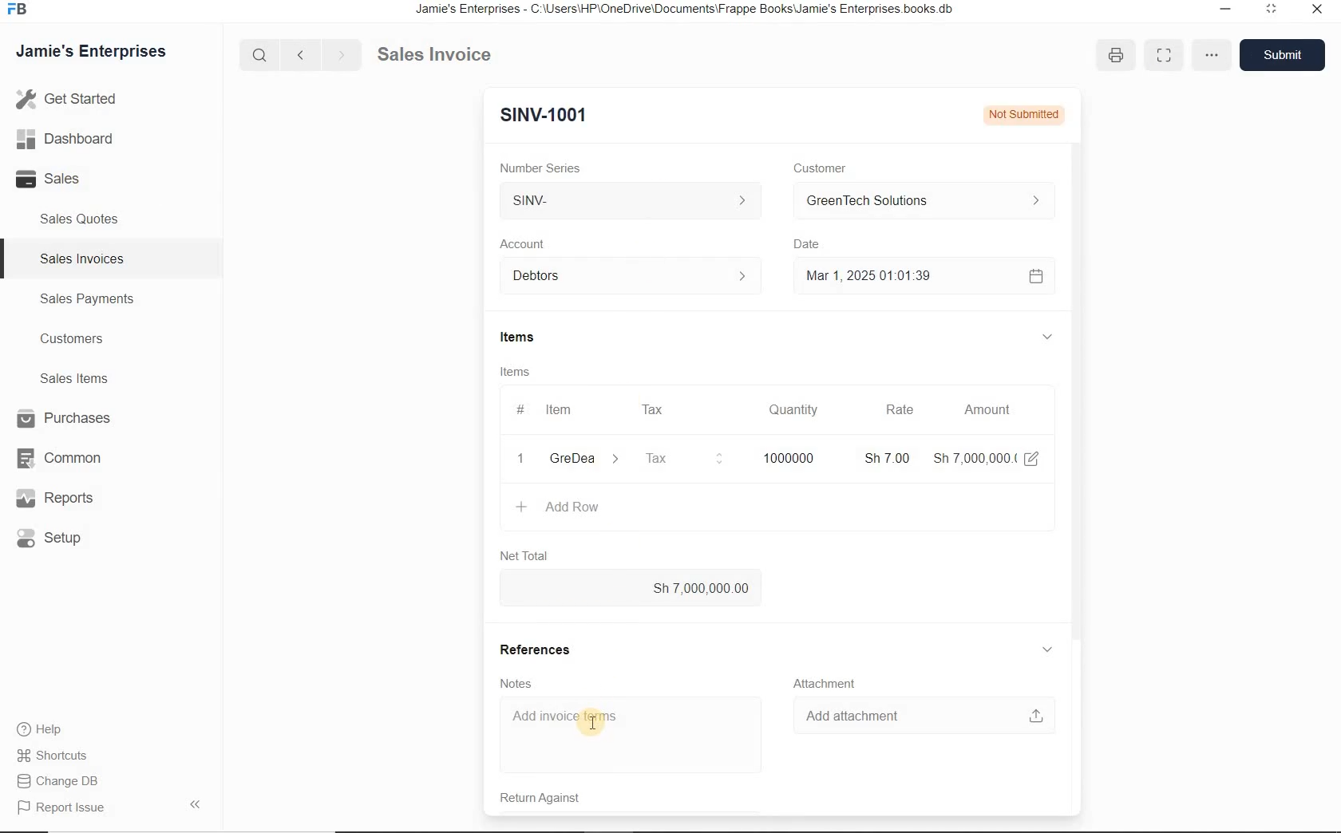 The image size is (1341, 833). What do you see at coordinates (524, 243) in the screenshot?
I see `Account` at bounding box center [524, 243].